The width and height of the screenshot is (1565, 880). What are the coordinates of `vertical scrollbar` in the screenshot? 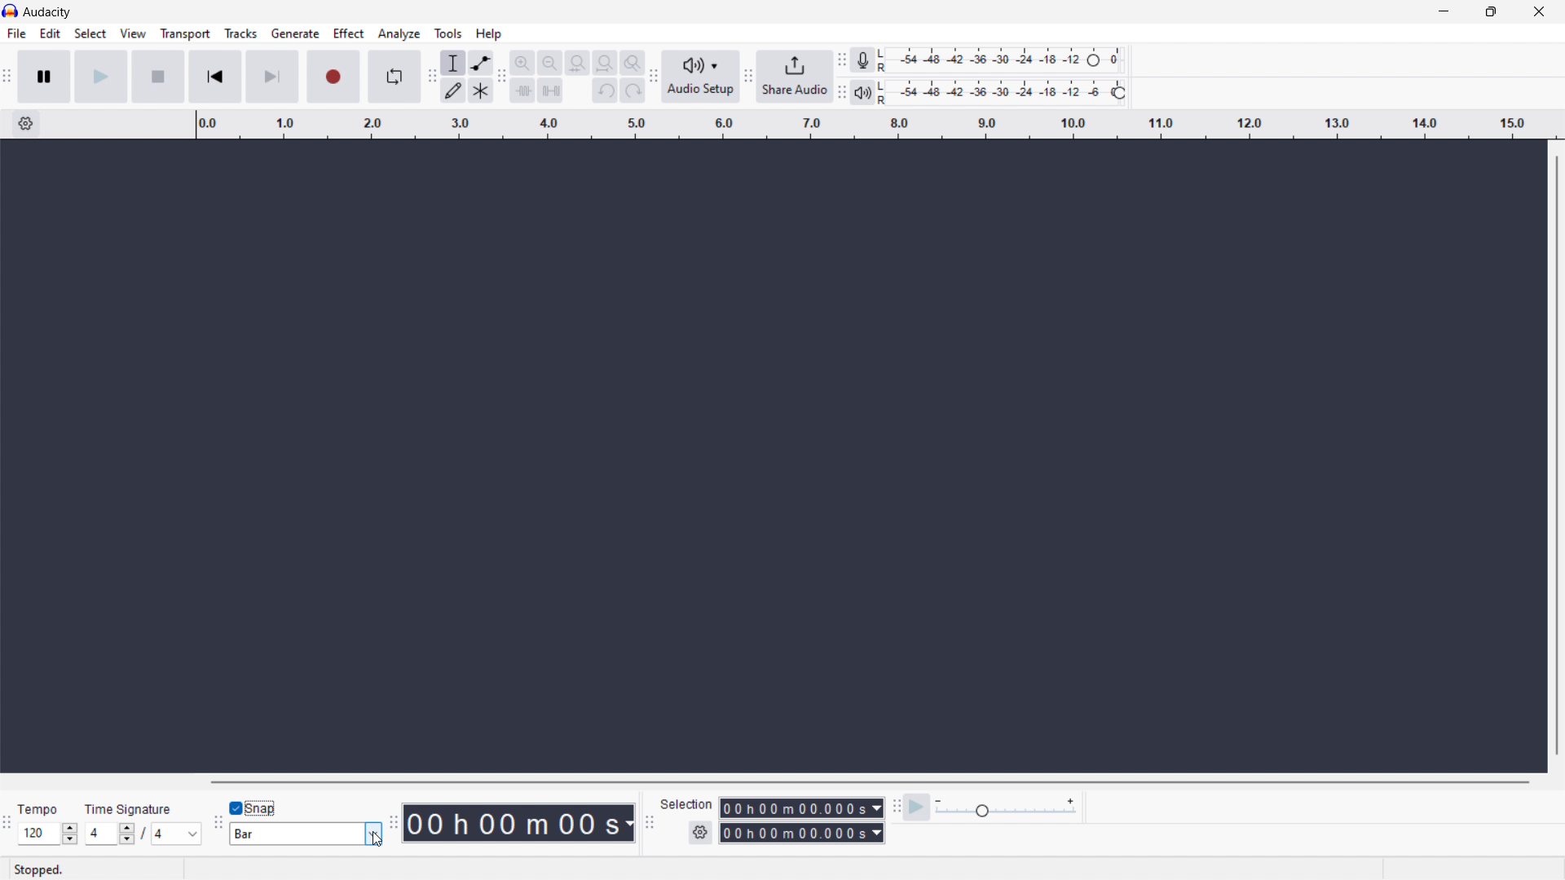 It's located at (1562, 455).